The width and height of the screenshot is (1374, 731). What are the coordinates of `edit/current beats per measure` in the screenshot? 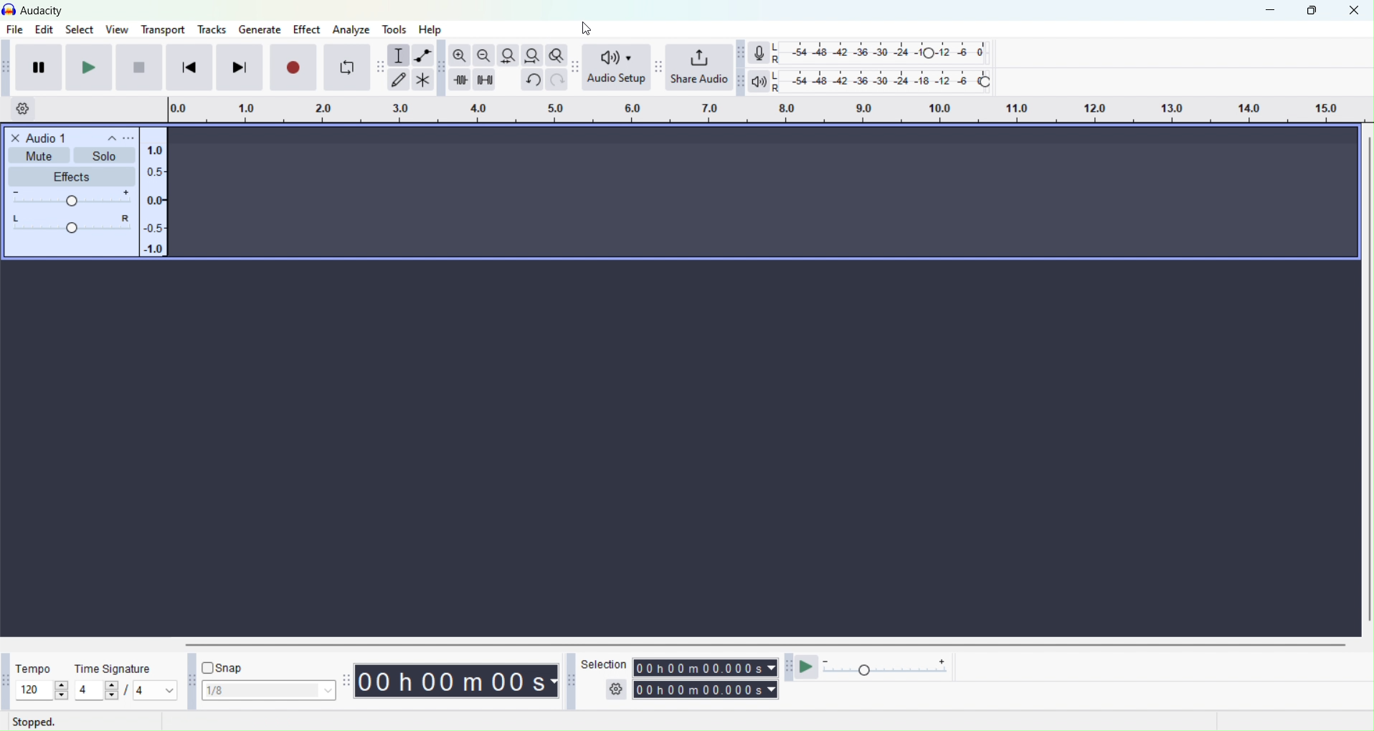 It's located at (86, 689).